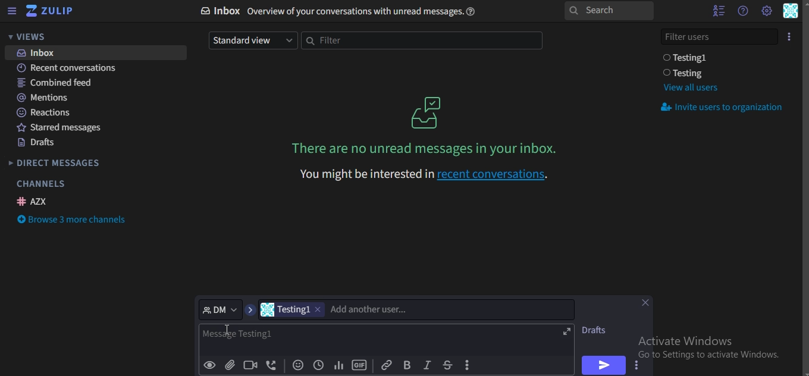  I want to click on expand, so click(567, 332).